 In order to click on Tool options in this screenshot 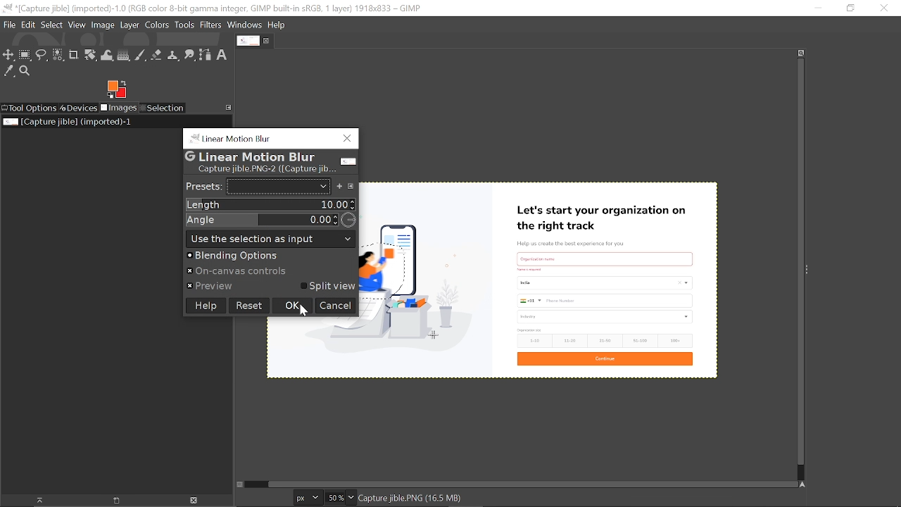, I will do `click(29, 108)`.